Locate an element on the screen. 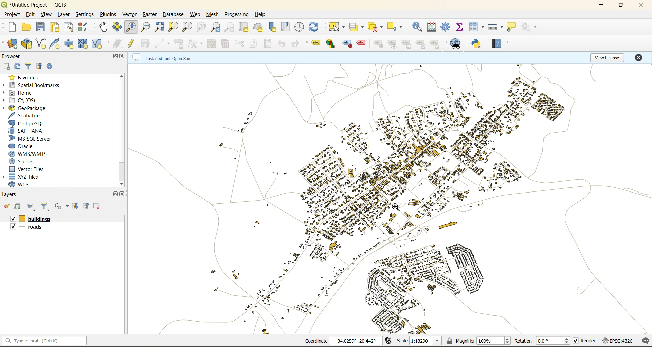 The image size is (652, 347). view license is located at coordinates (607, 57).